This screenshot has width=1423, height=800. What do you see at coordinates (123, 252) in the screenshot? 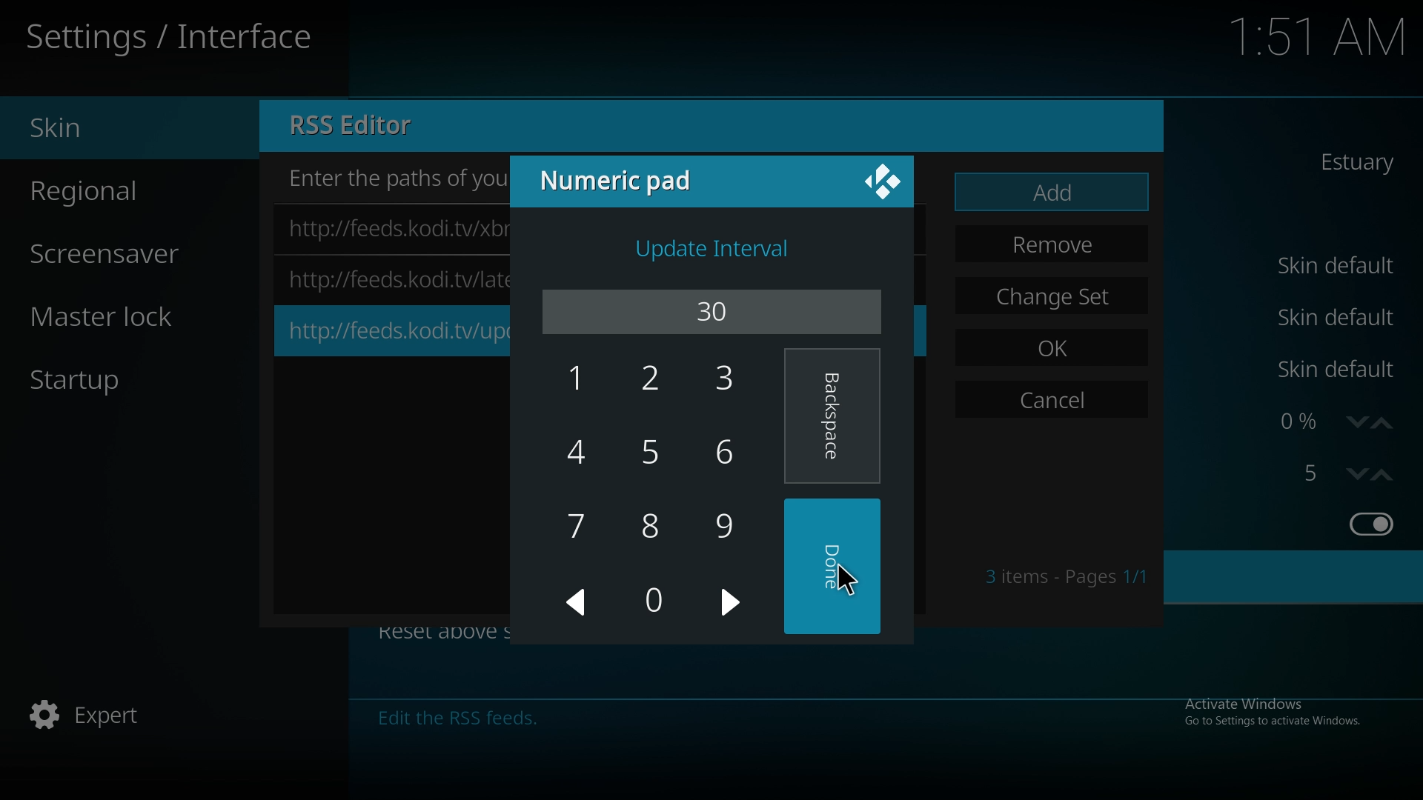
I see `screensaver` at bounding box center [123, 252].